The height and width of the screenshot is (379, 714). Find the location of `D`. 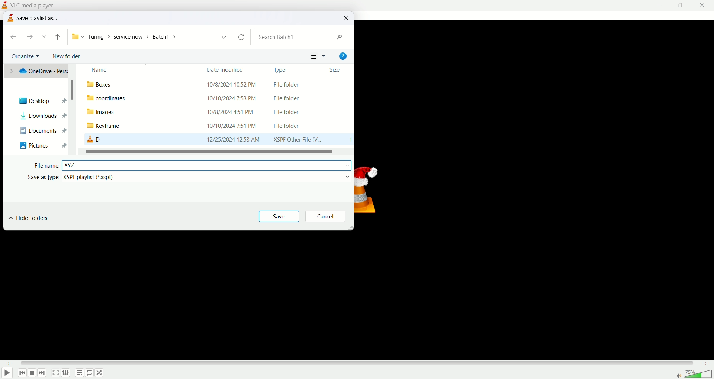

D is located at coordinates (93, 139).